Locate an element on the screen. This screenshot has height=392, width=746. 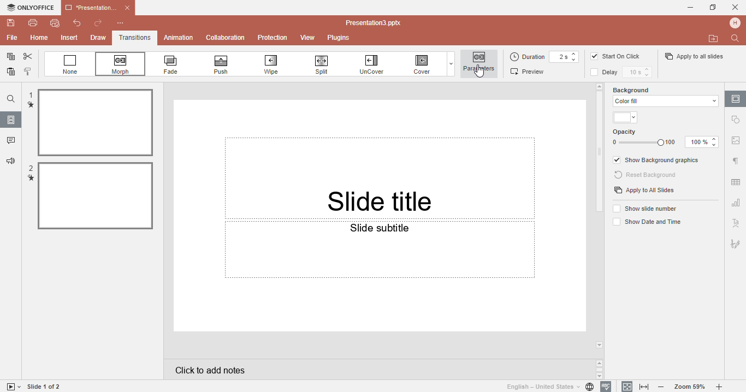
Print file is located at coordinates (33, 22).